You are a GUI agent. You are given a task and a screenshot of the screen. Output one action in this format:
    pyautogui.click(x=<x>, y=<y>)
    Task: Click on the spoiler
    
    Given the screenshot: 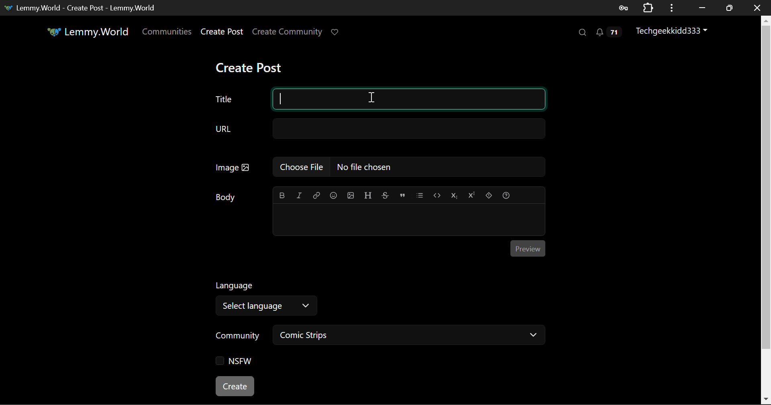 What is the action you would take?
    pyautogui.click(x=488, y=195)
    